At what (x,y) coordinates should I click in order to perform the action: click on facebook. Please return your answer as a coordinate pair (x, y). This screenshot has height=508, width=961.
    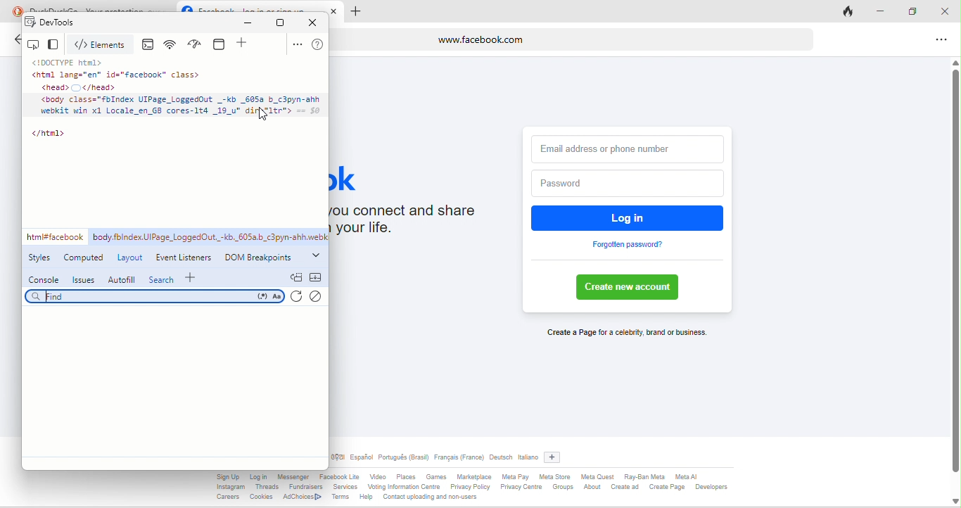
    Looking at the image, I should click on (356, 177).